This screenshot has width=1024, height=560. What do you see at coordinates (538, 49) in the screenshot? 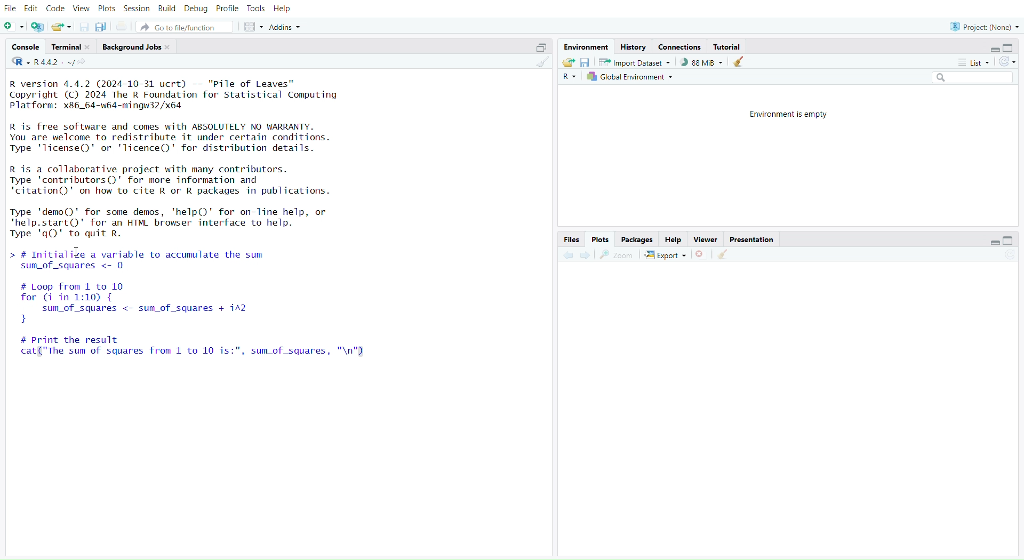
I see `expand` at bounding box center [538, 49].